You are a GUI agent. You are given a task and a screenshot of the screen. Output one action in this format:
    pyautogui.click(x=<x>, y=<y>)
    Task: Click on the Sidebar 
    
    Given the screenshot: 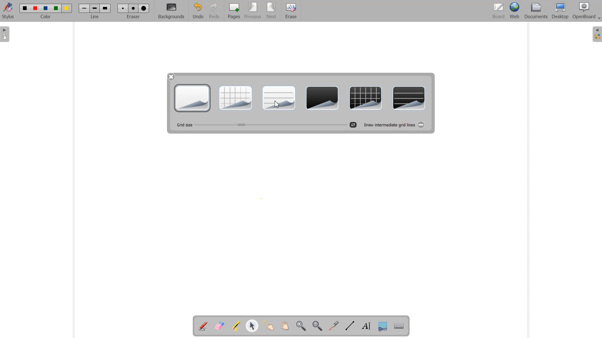 What is the action you would take?
    pyautogui.click(x=596, y=34)
    